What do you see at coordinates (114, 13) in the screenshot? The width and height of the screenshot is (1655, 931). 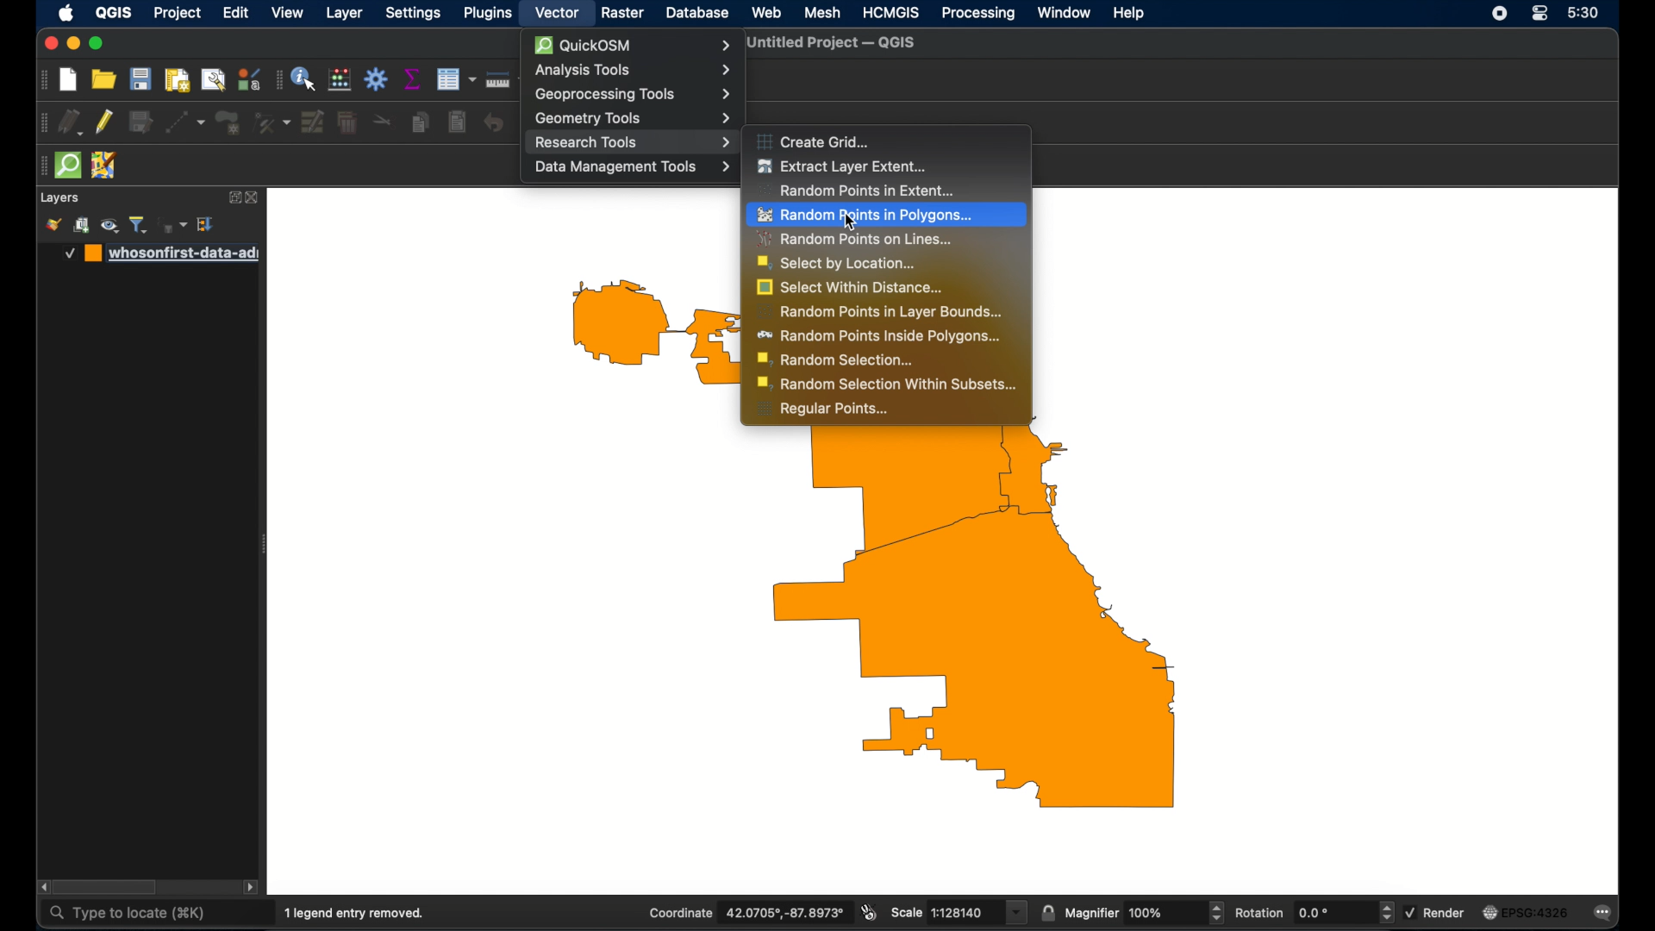 I see `QGIS` at bounding box center [114, 13].